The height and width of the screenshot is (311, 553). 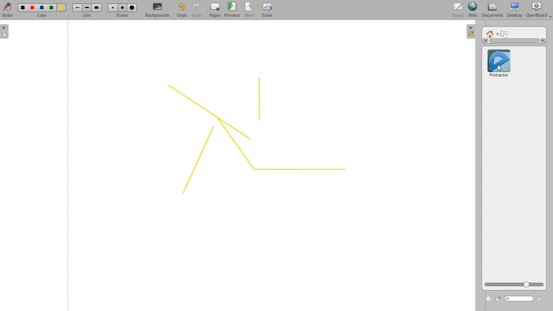 I want to click on Erase, so click(x=267, y=10).